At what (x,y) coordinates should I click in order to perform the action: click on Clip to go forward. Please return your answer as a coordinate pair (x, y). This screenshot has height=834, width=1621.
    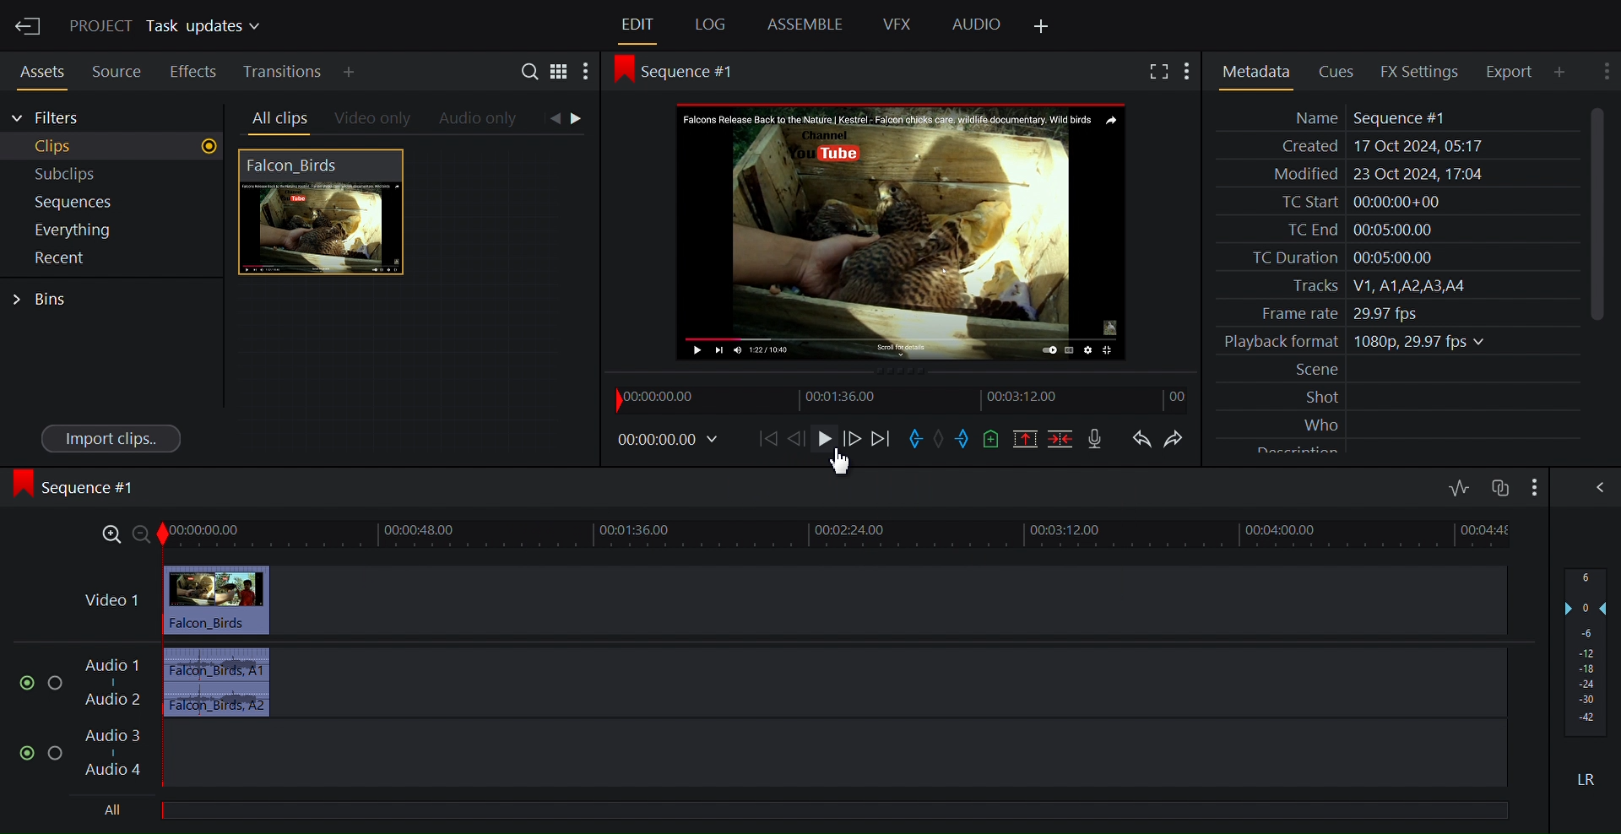
    Looking at the image, I should click on (579, 118).